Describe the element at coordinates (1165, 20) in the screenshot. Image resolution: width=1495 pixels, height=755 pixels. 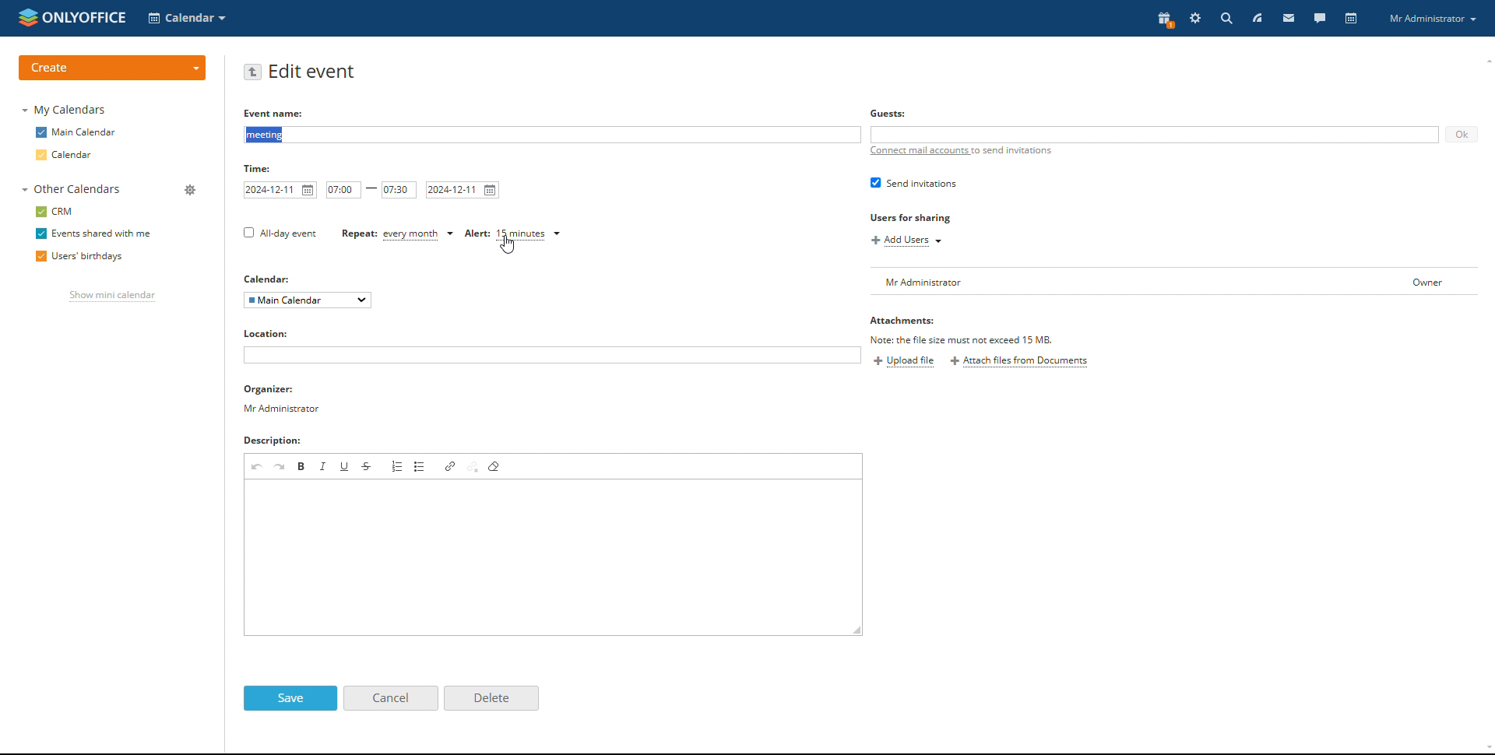
I see `present` at that location.